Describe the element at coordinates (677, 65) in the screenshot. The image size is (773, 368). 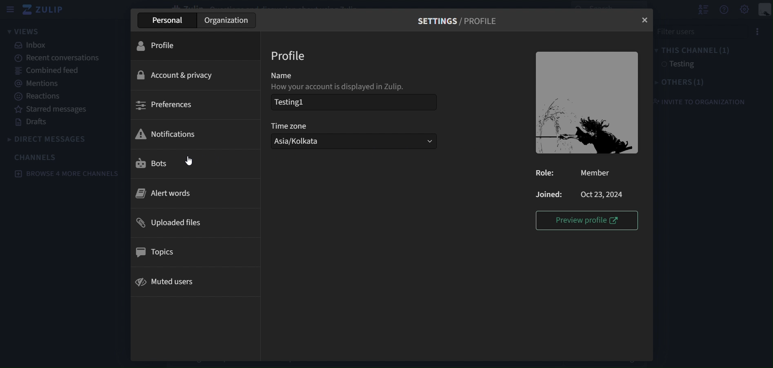
I see `testing` at that location.